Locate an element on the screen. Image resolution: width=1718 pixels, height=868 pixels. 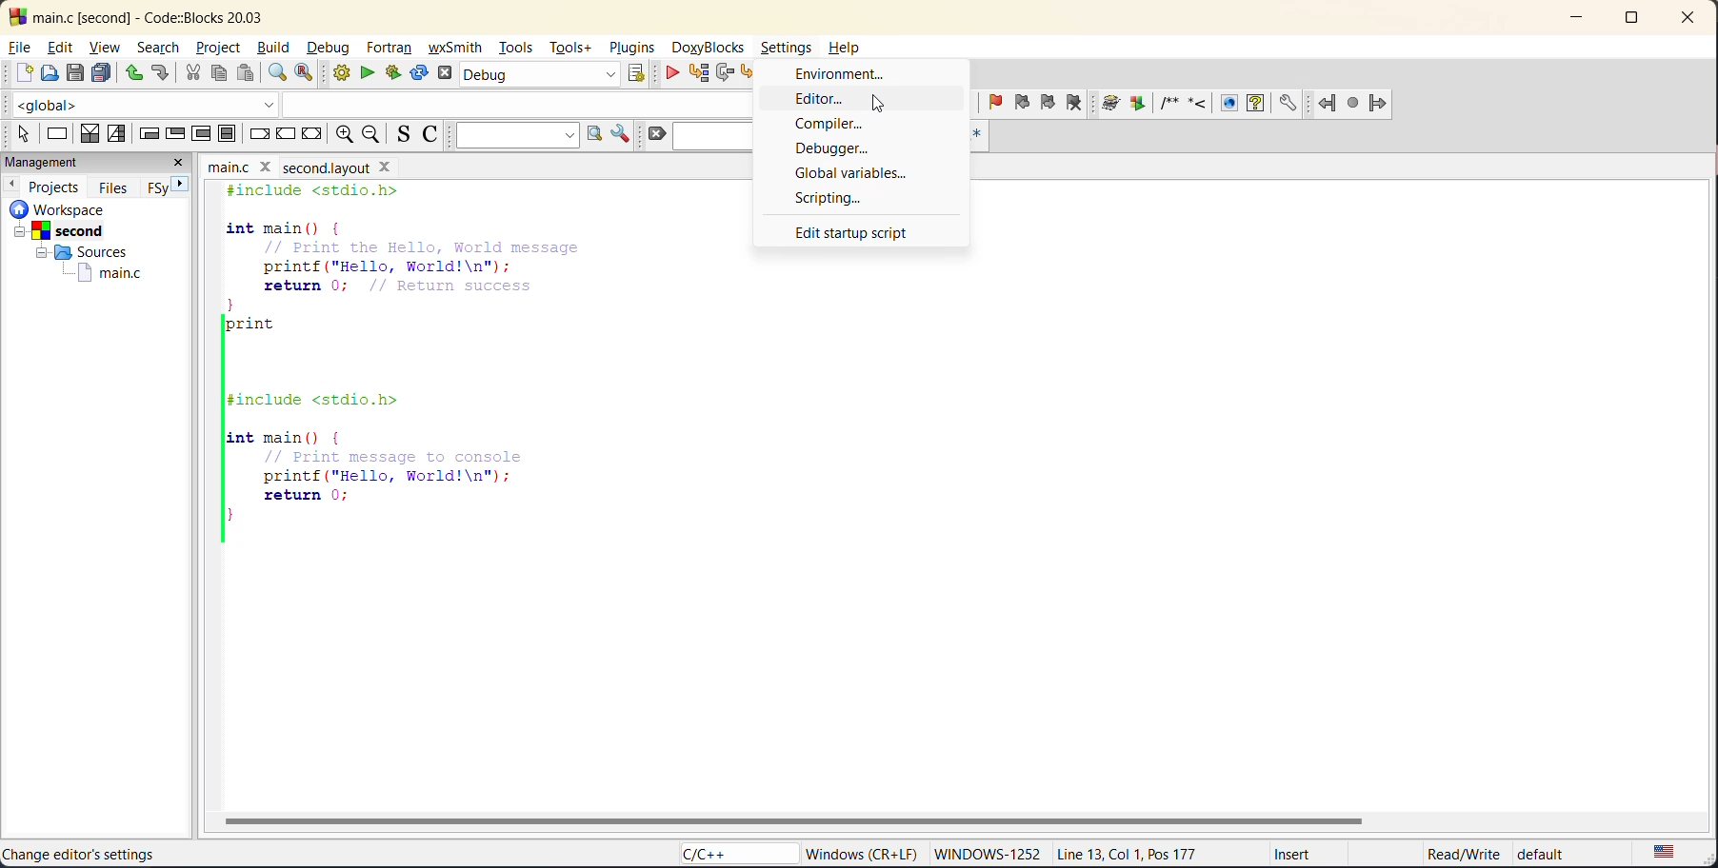
Line 13, Col 1, Pos 177 is located at coordinates (1137, 852).